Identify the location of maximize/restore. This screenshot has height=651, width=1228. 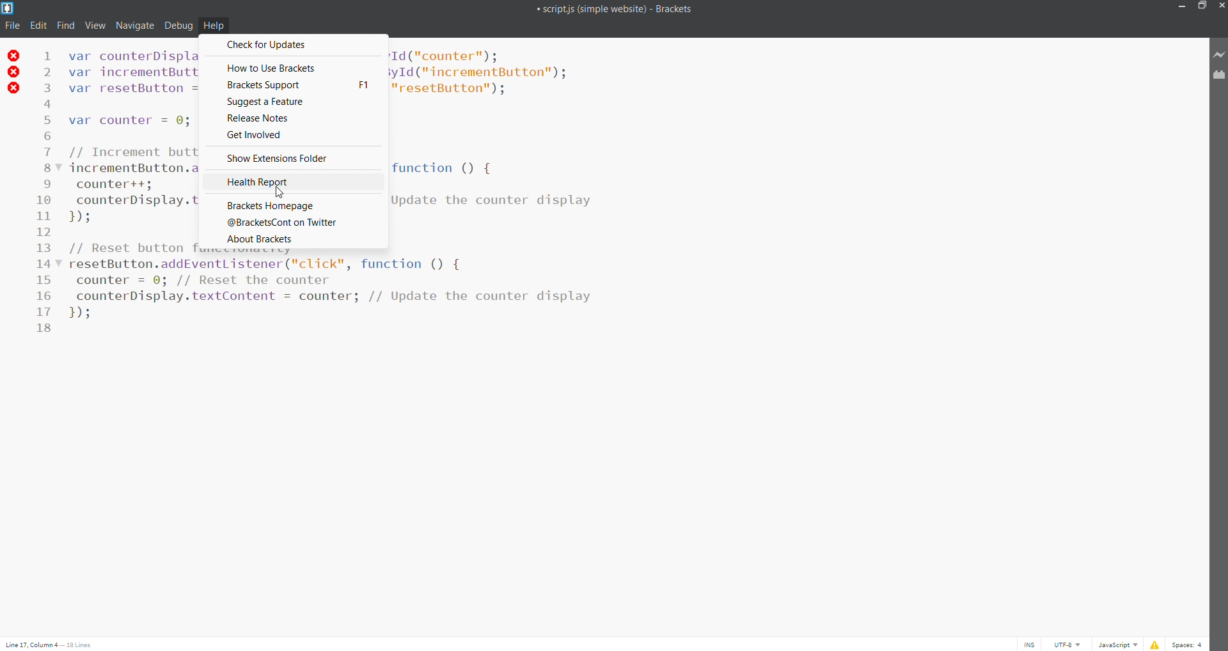
(1201, 7).